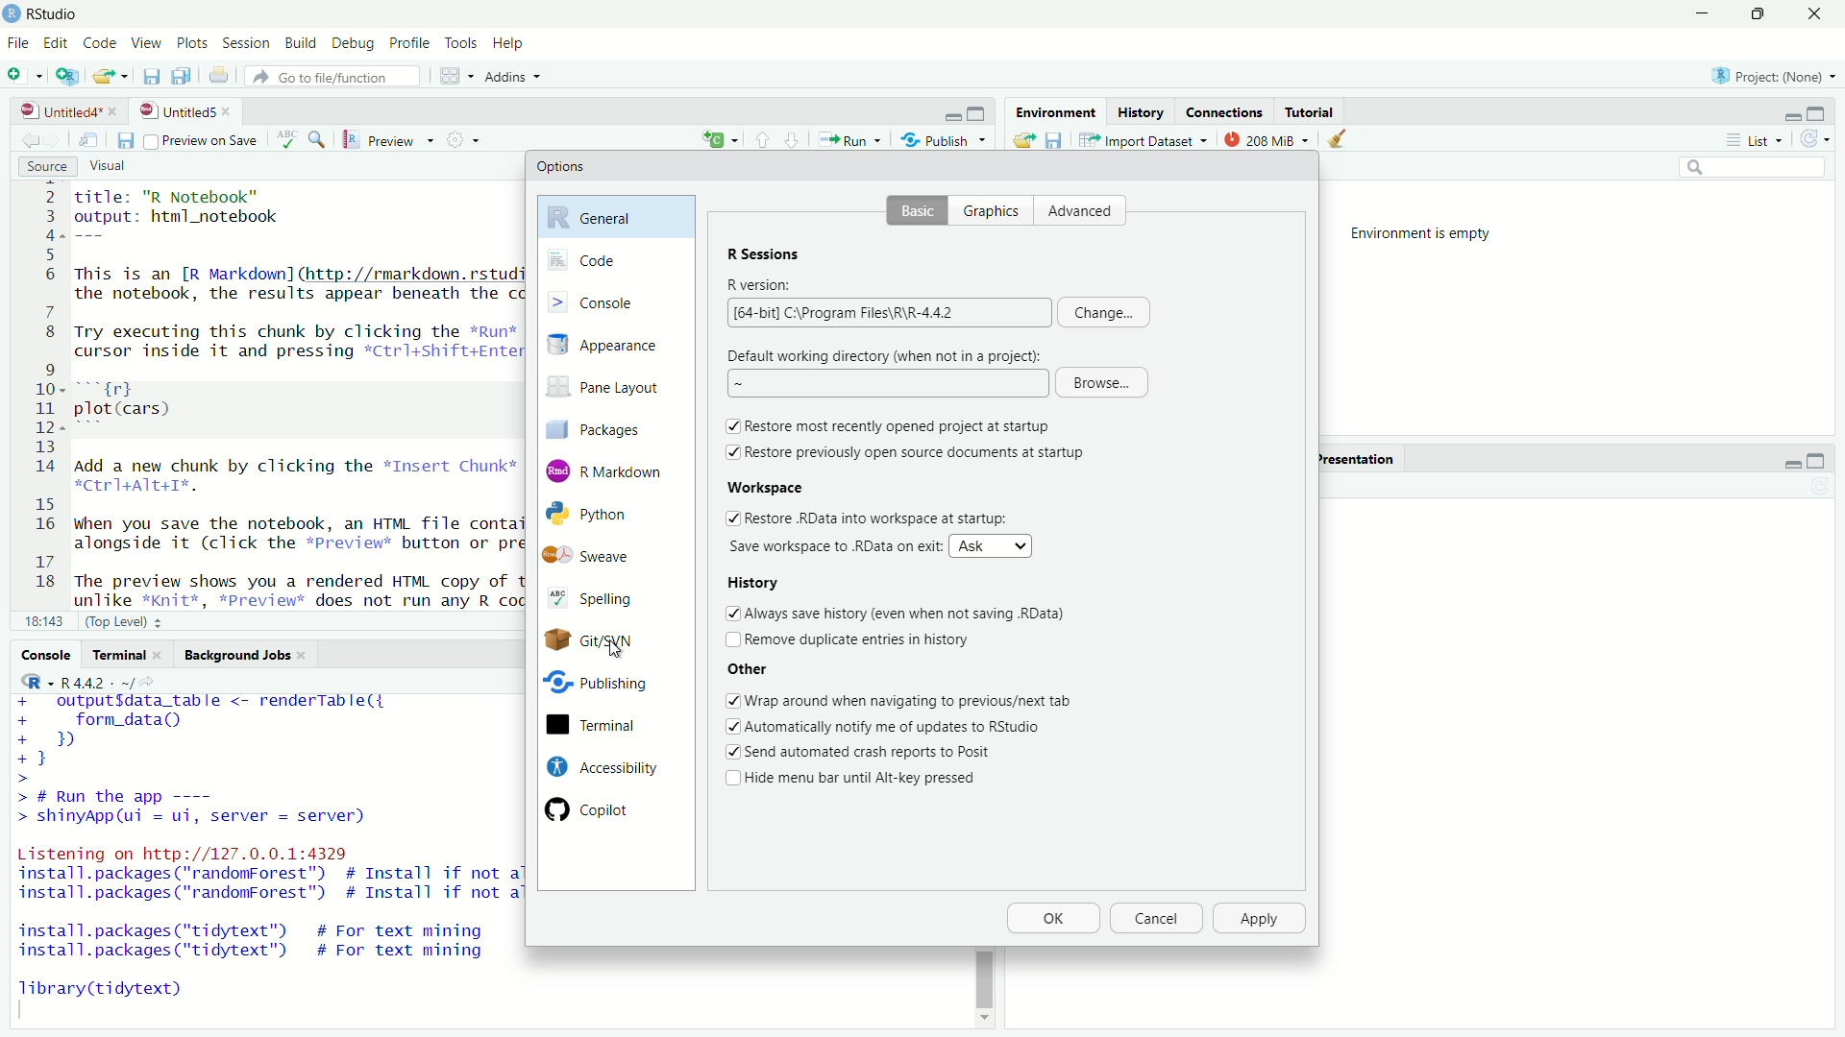  I want to click on Environment, so click(1053, 111).